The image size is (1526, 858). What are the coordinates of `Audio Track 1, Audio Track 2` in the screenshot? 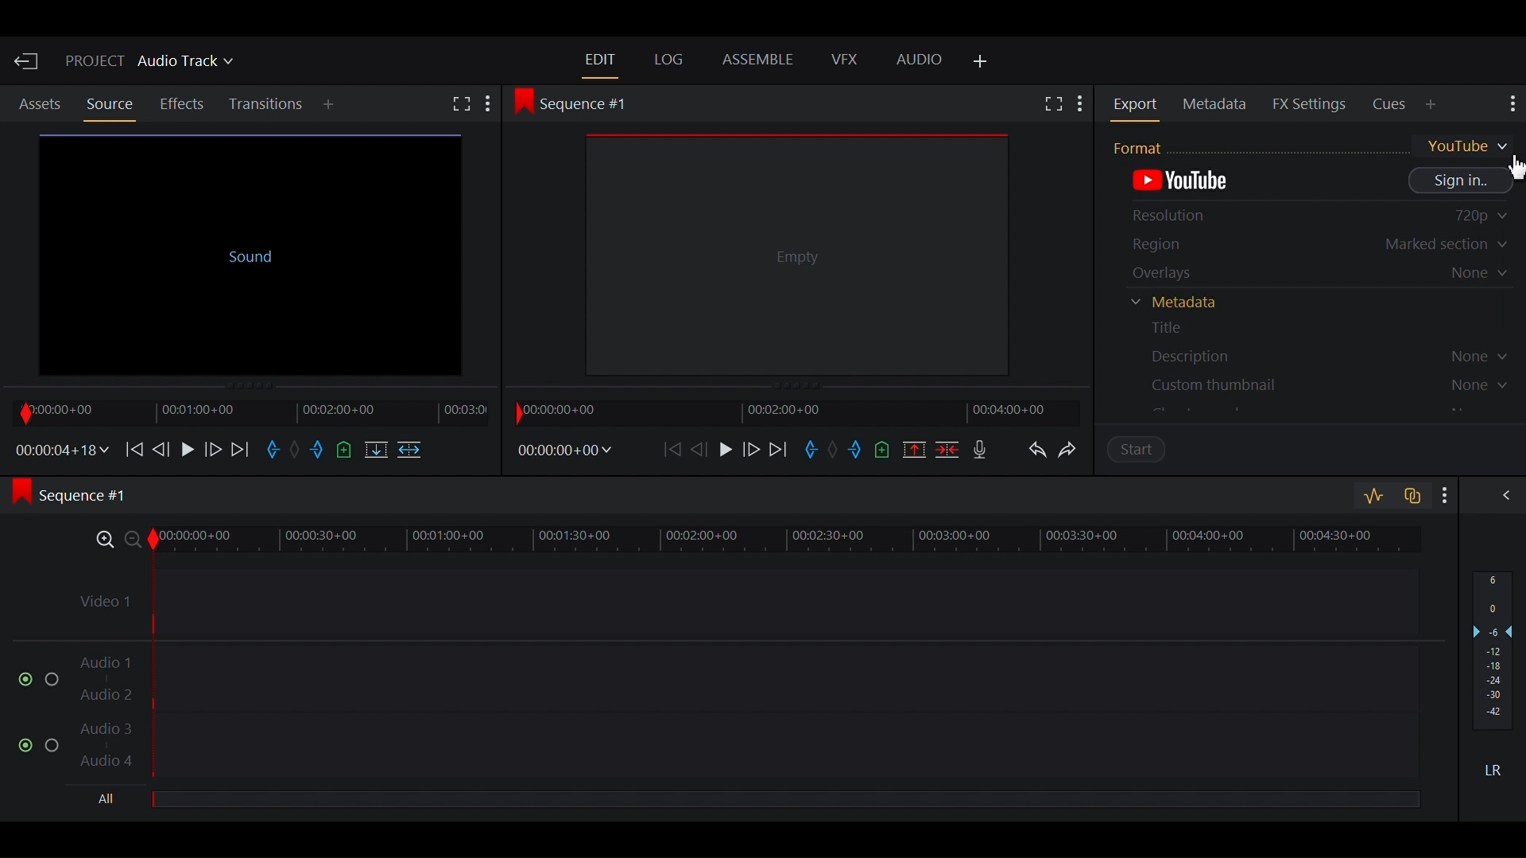 It's located at (746, 671).